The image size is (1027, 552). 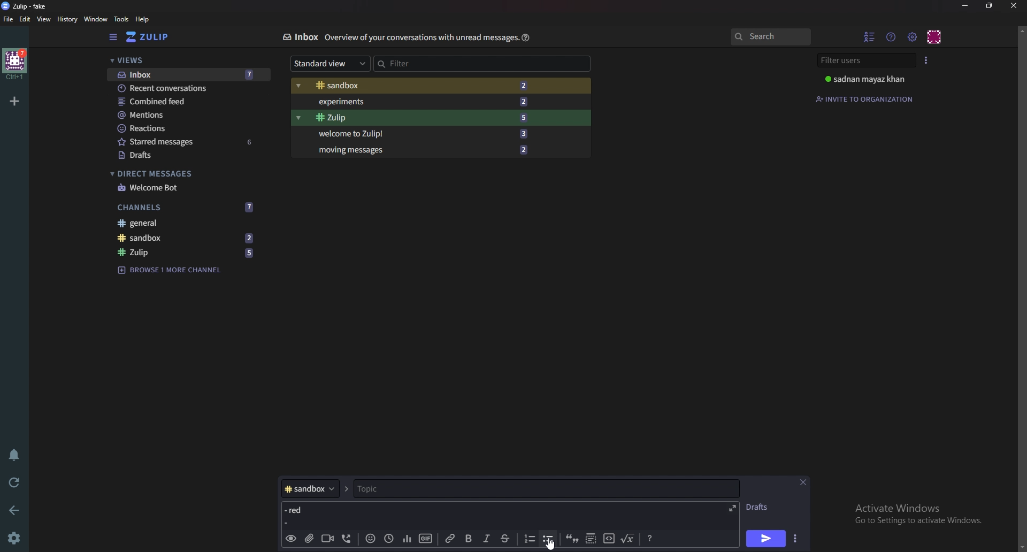 I want to click on quote, so click(x=571, y=538).